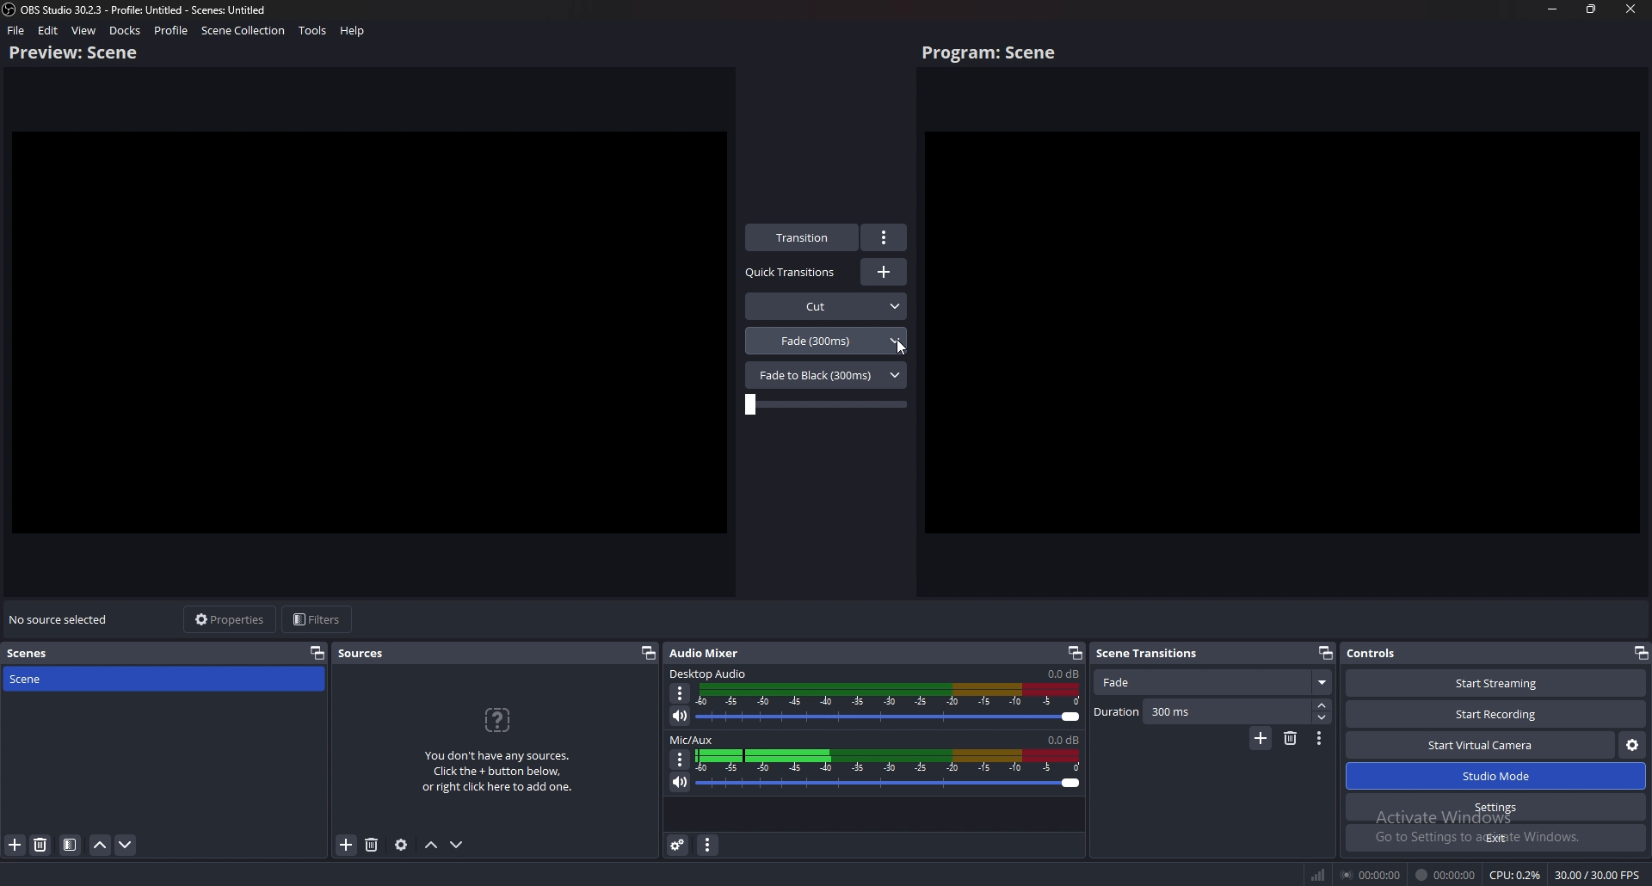  What do you see at coordinates (827, 340) in the screenshot?
I see `fade(300ms)` at bounding box center [827, 340].